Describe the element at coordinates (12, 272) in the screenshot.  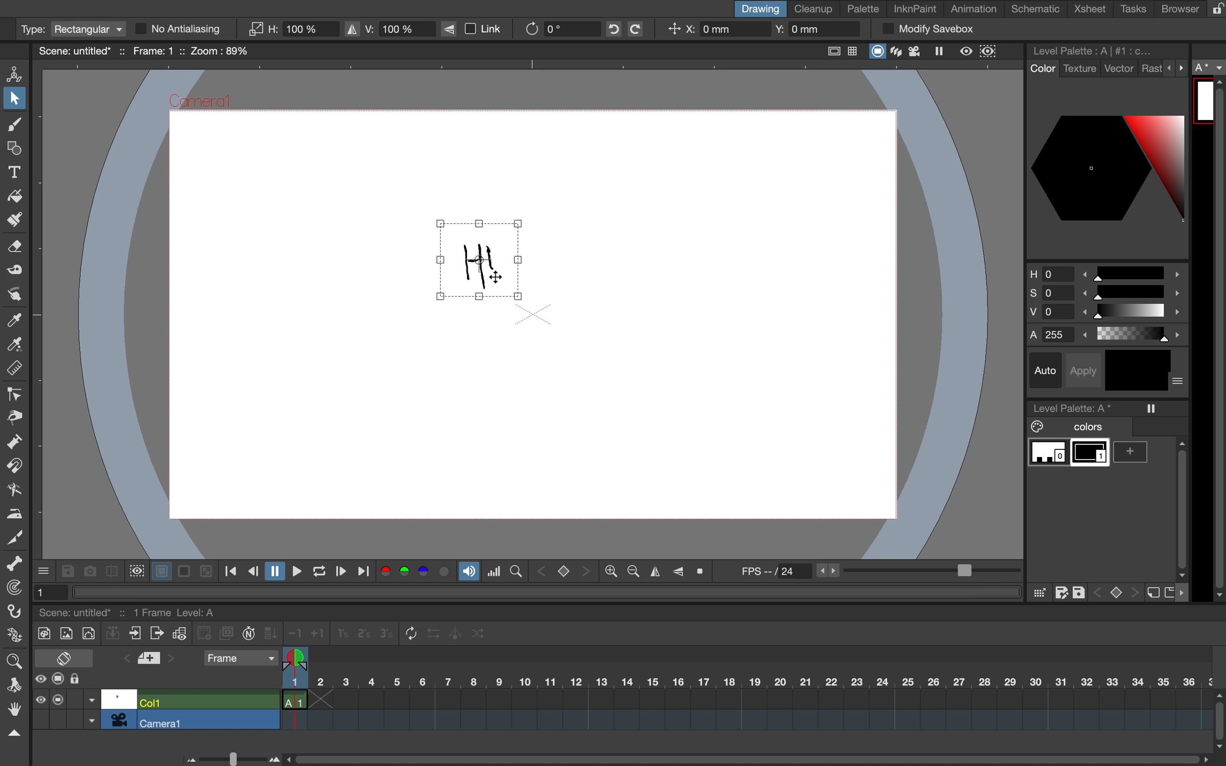
I see `tape tool` at that location.